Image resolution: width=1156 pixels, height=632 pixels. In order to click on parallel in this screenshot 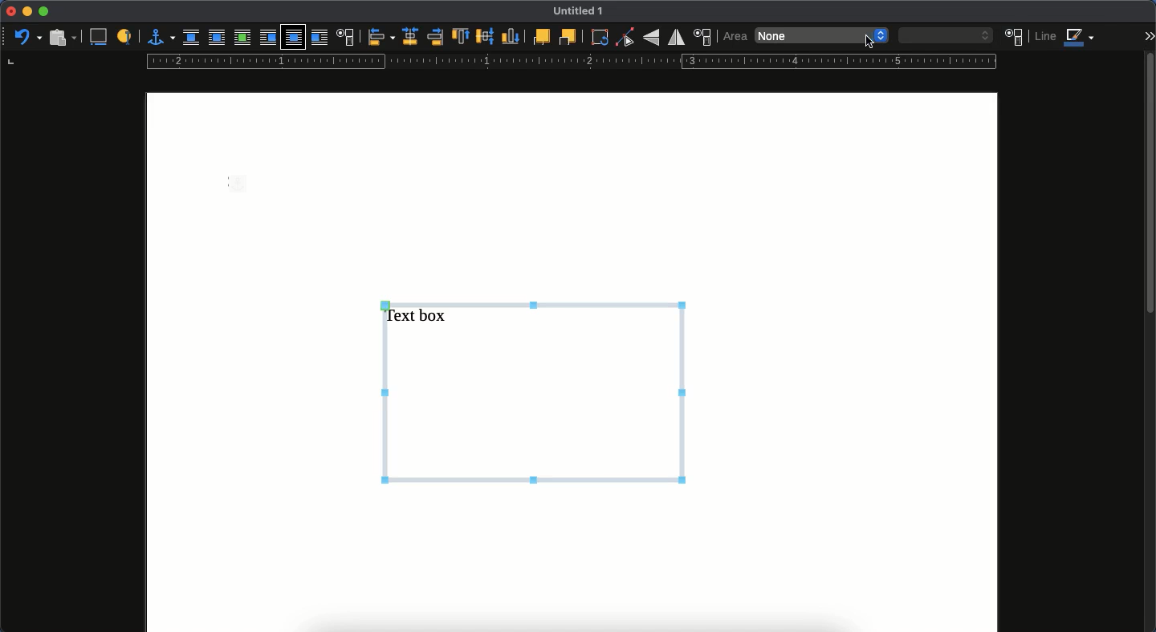, I will do `click(216, 39)`.